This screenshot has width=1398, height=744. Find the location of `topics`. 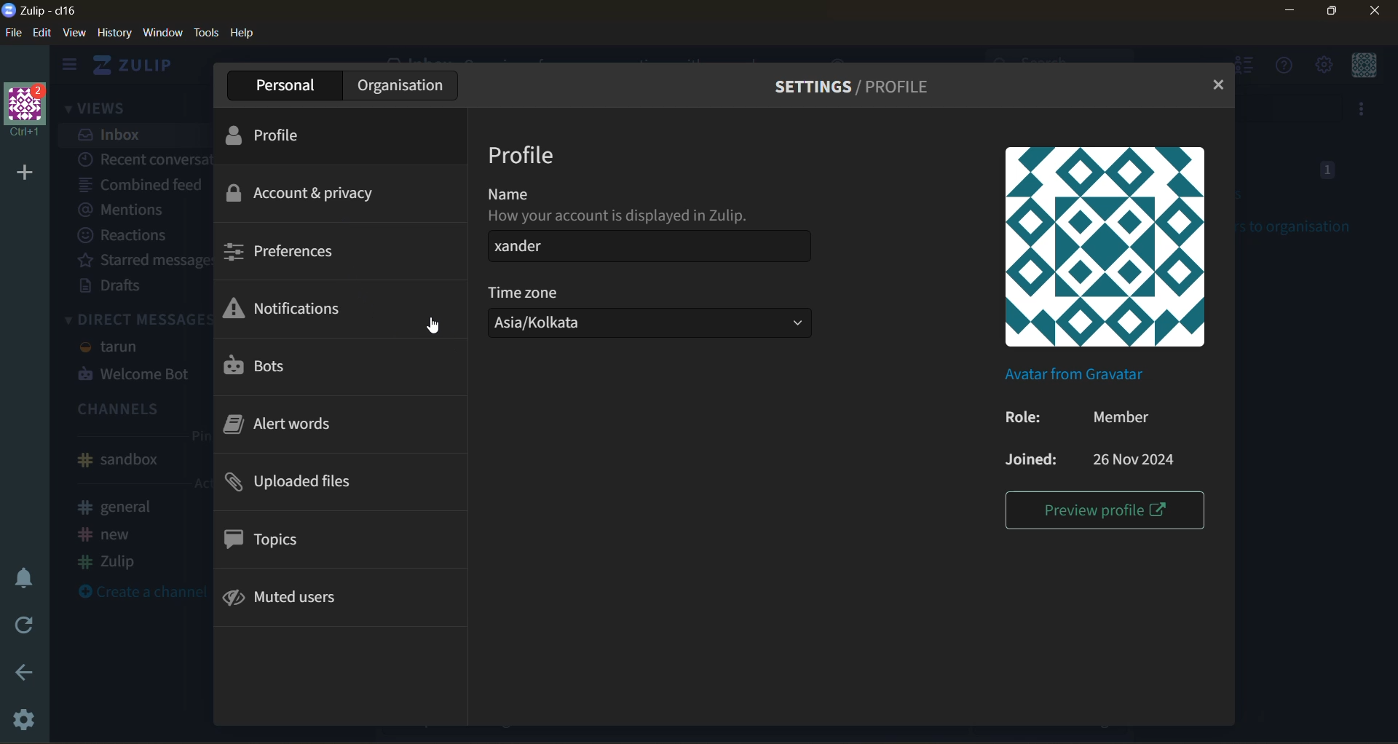

topics is located at coordinates (275, 542).